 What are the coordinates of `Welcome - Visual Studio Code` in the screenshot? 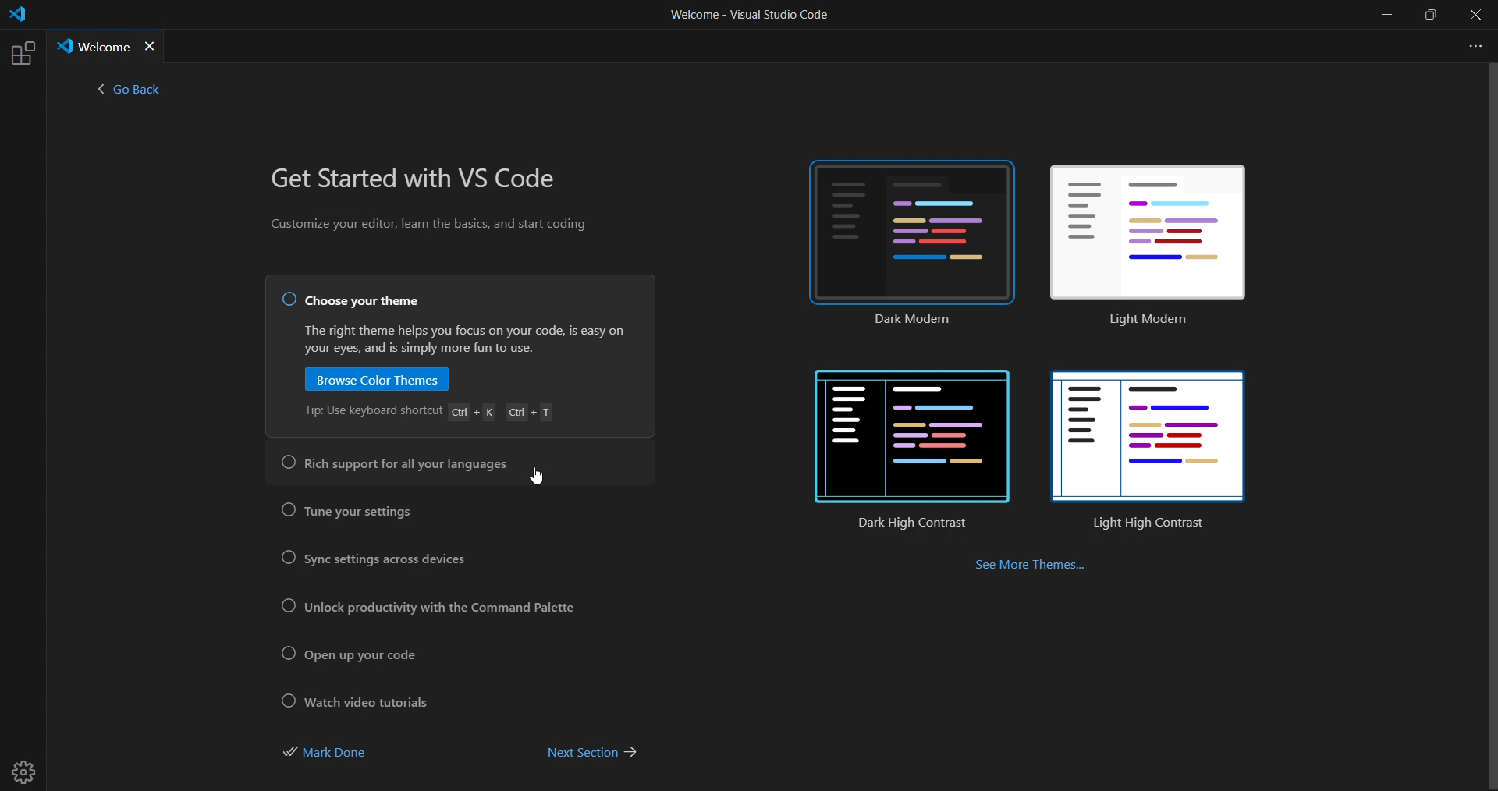 It's located at (748, 19).